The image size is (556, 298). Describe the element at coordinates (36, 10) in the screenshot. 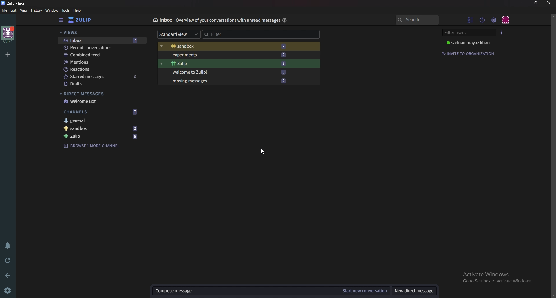

I see `History` at that location.